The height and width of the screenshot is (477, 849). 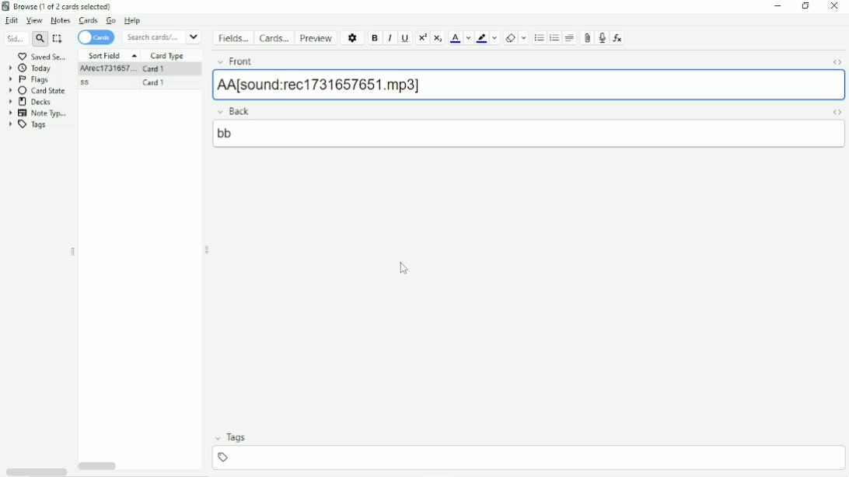 What do you see at coordinates (835, 5) in the screenshot?
I see `Close` at bounding box center [835, 5].